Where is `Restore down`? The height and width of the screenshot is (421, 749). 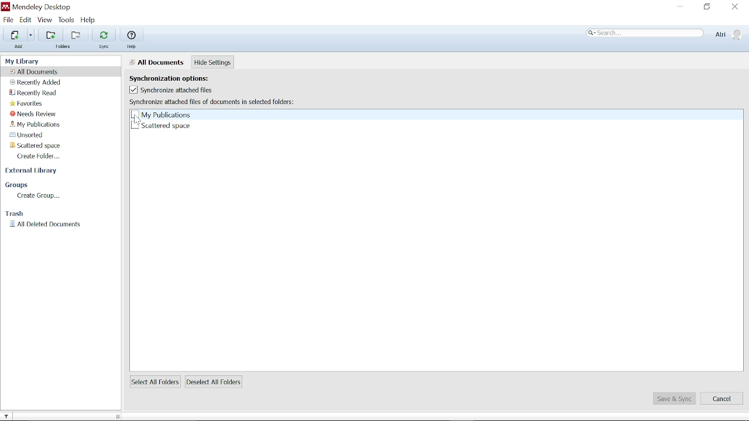
Restore down is located at coordinates (707, 7).